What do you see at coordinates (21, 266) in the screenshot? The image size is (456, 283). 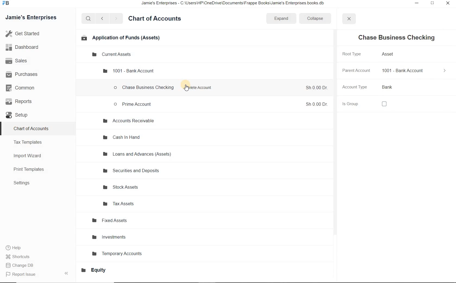 I see `Change DB` at bounding box center [21, 266].